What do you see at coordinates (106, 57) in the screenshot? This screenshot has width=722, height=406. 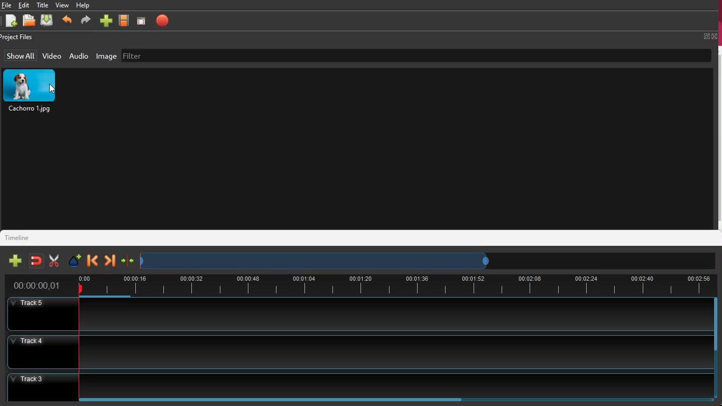 I see `image` at bounding box center [106, 57].